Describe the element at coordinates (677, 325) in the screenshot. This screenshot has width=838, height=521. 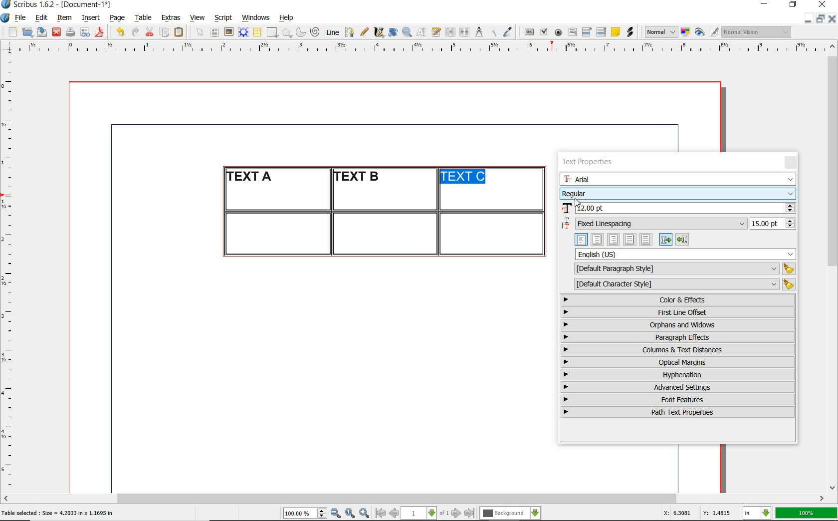
I see `orphans & windows` at that location.